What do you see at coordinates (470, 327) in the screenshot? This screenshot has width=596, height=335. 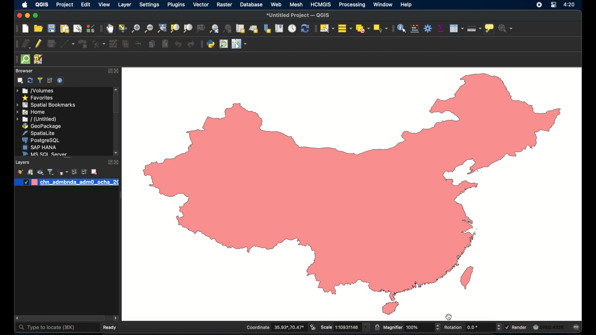 I see `rotation` at bounding box center [470, 327].